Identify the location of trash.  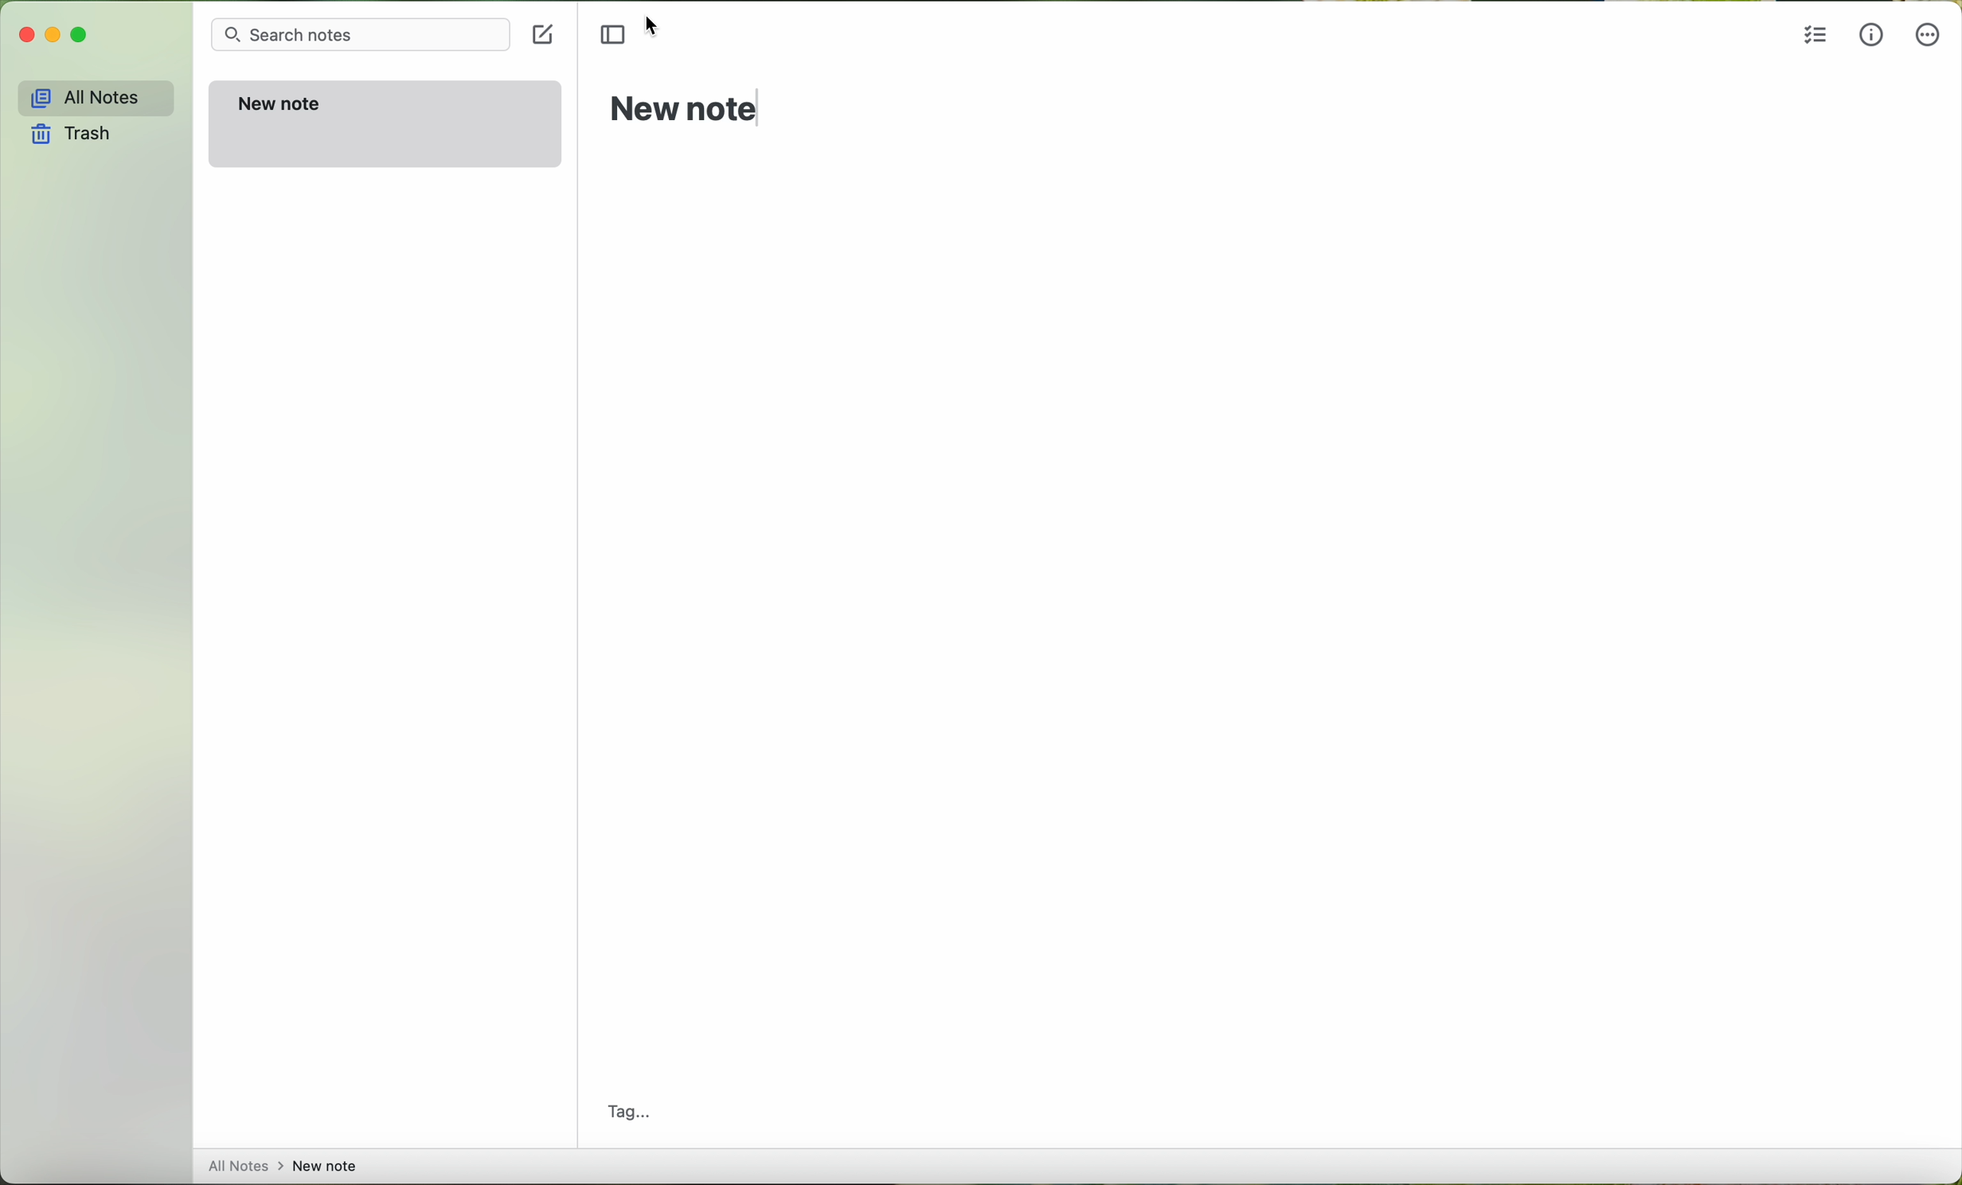
(80, 135).